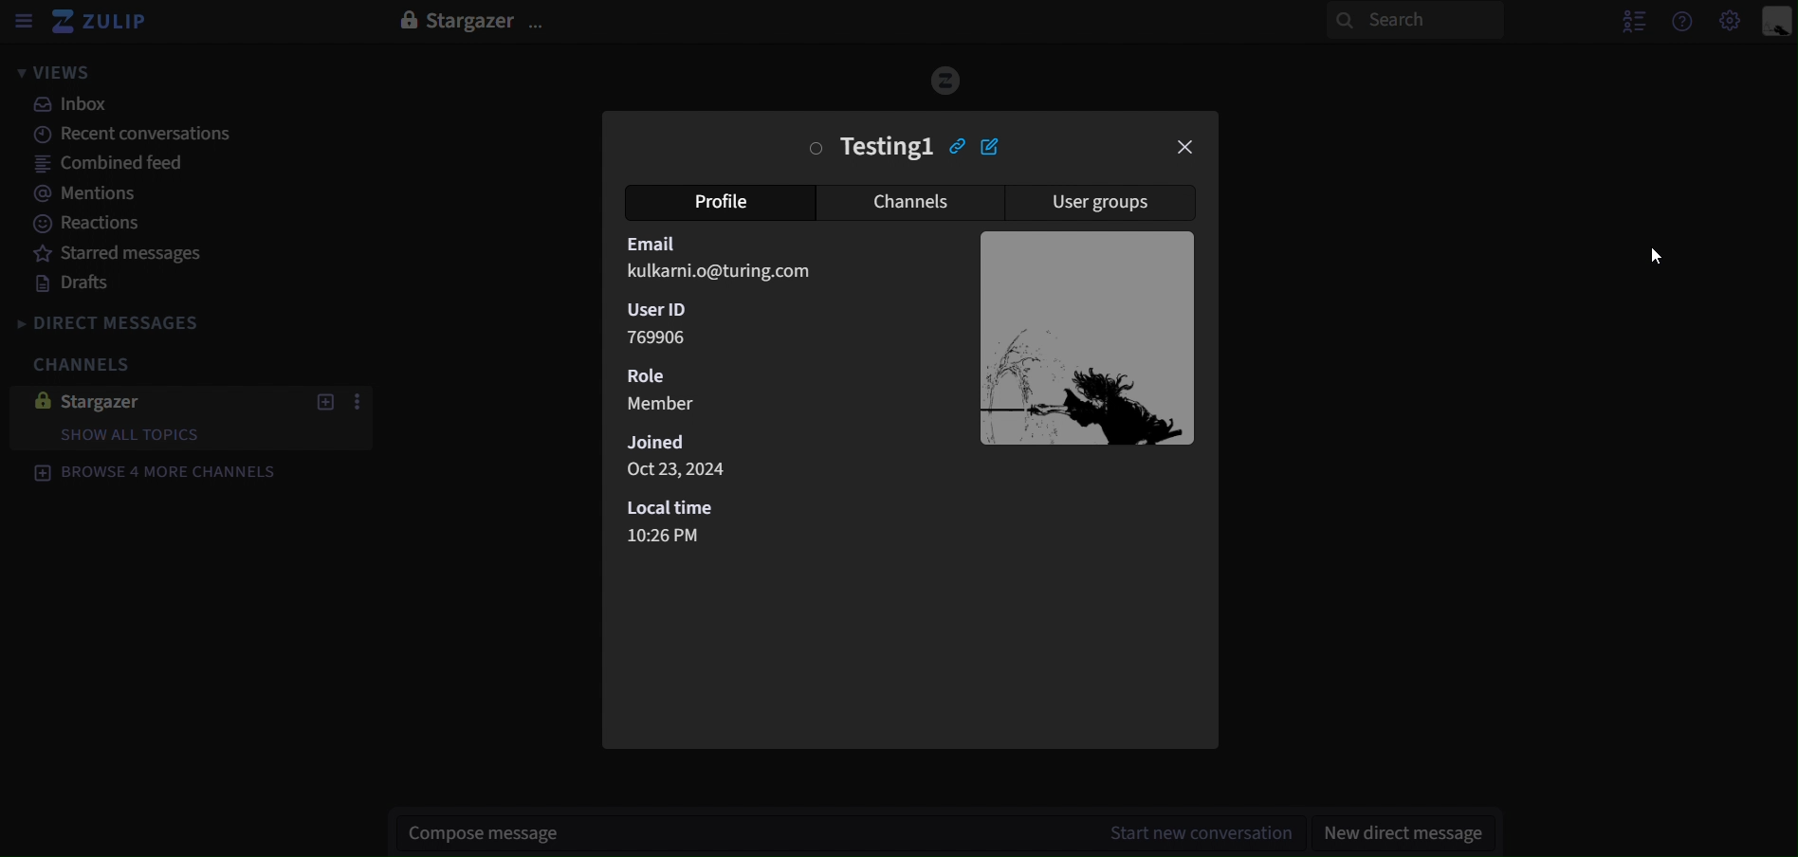  I want to click on views, so click(53, 74).